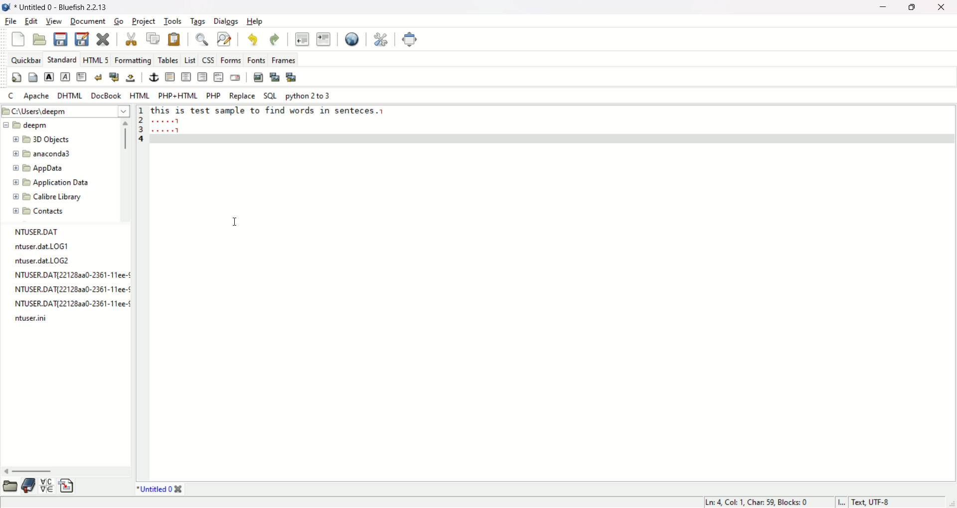 This screenshot has height=508, width=957. What do you see at coordinates (350, 40) in the screenshot?
I see `view in browser` at bounding box center [350, 40].